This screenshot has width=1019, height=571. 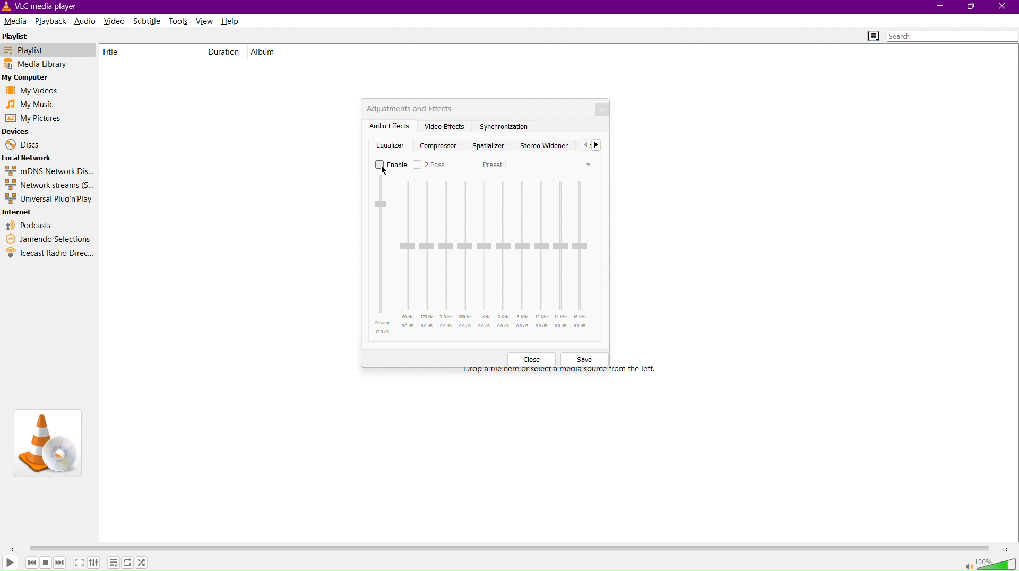 What do you see at coordinates (392, 166) in the screenshot?
I see `Enable` at bounding box center [392, 166].